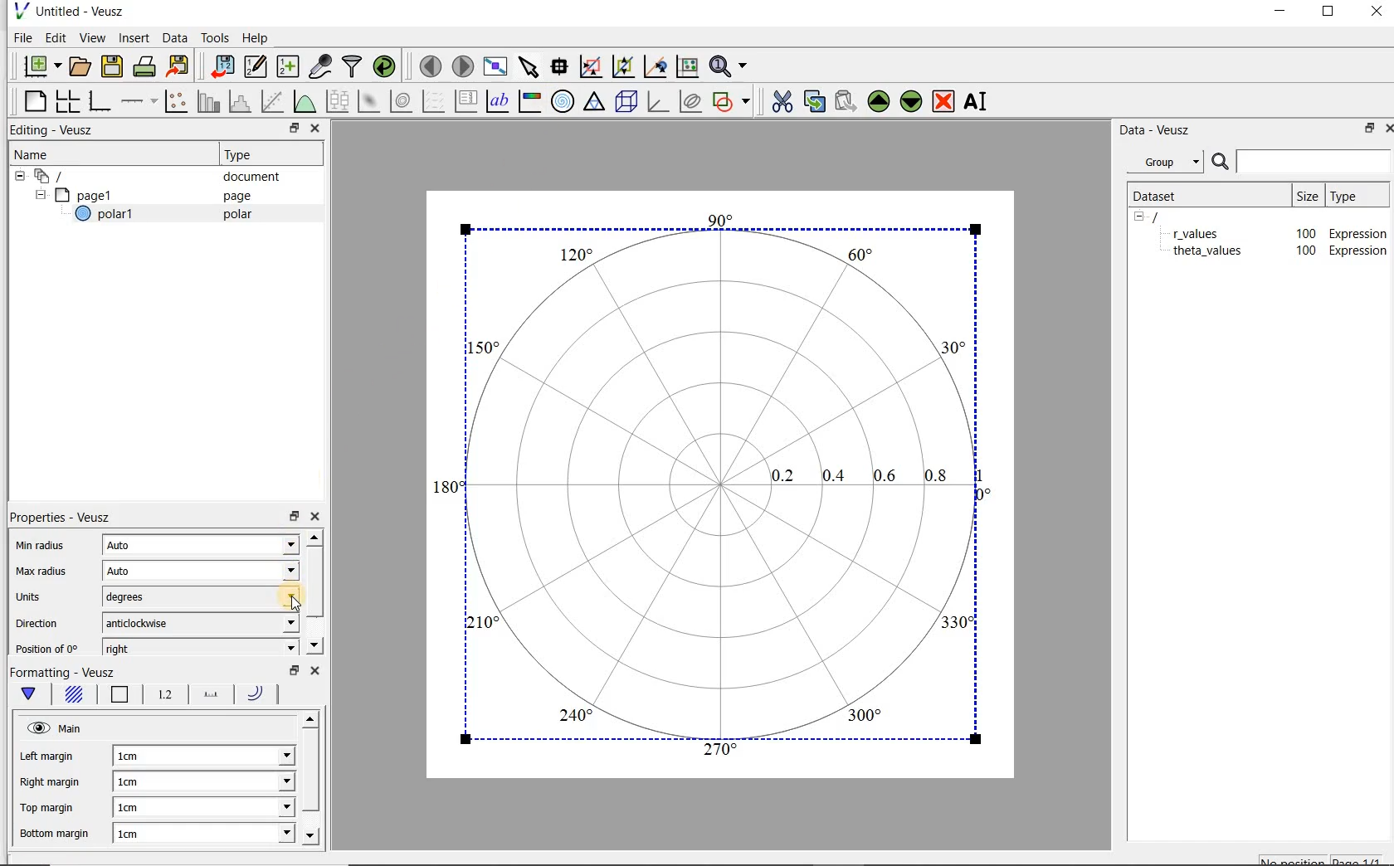  Describe the element at coordinates (256, 754) in the screenshot. I see `Left margin dropdown` at that location.